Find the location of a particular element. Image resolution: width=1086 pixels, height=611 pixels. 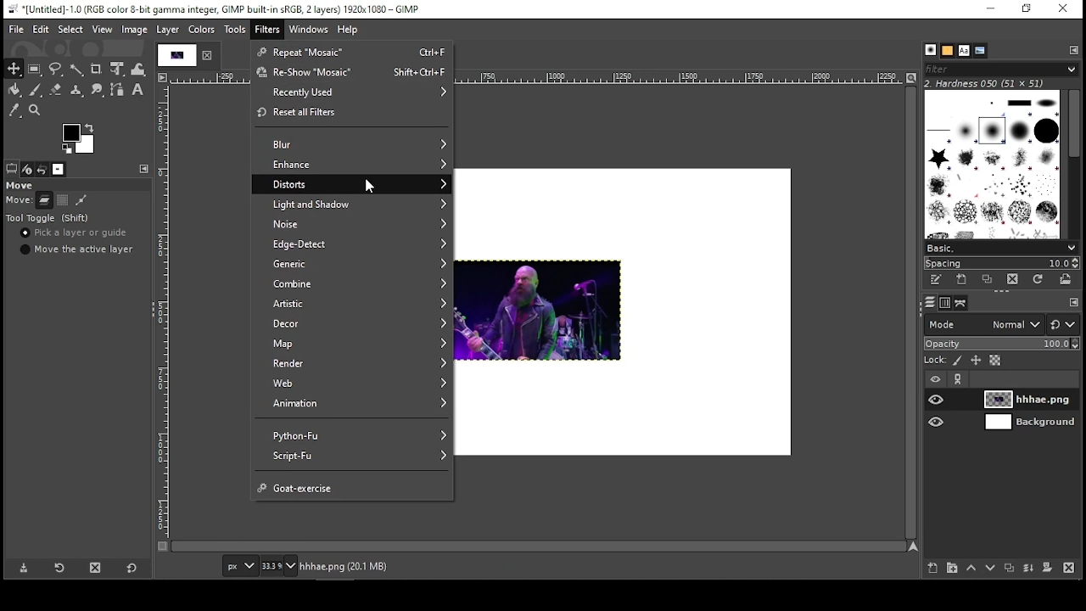

tools is located at coordinates (236, 31).